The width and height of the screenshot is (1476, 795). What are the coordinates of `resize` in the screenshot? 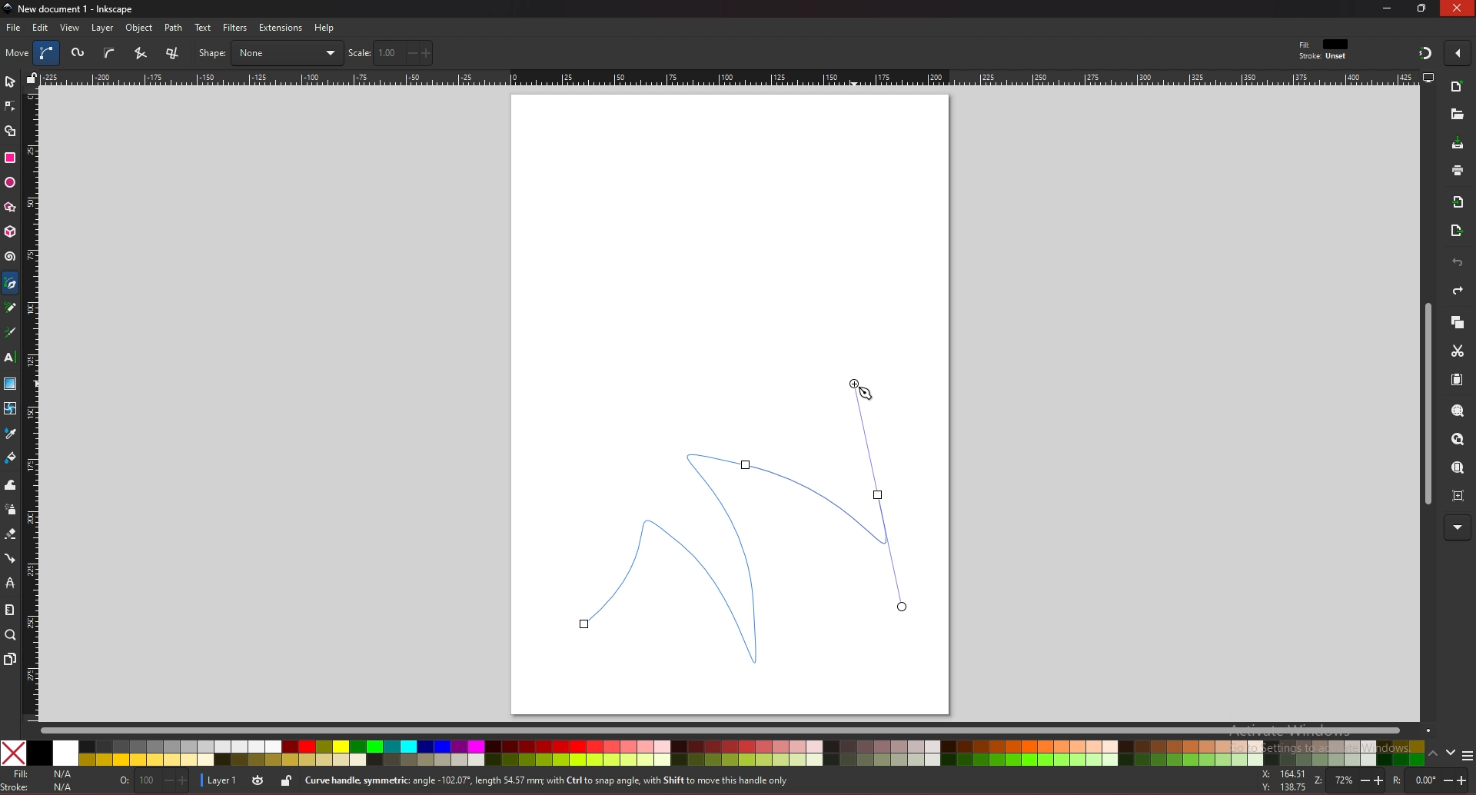 It's located at (1424, 8).